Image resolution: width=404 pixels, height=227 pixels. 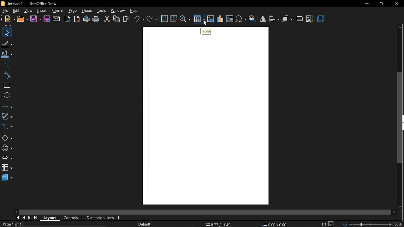 What do you see at coordinates (24, 218) in the screenshot?
I see `previous page` at bounding box center [24, 218].